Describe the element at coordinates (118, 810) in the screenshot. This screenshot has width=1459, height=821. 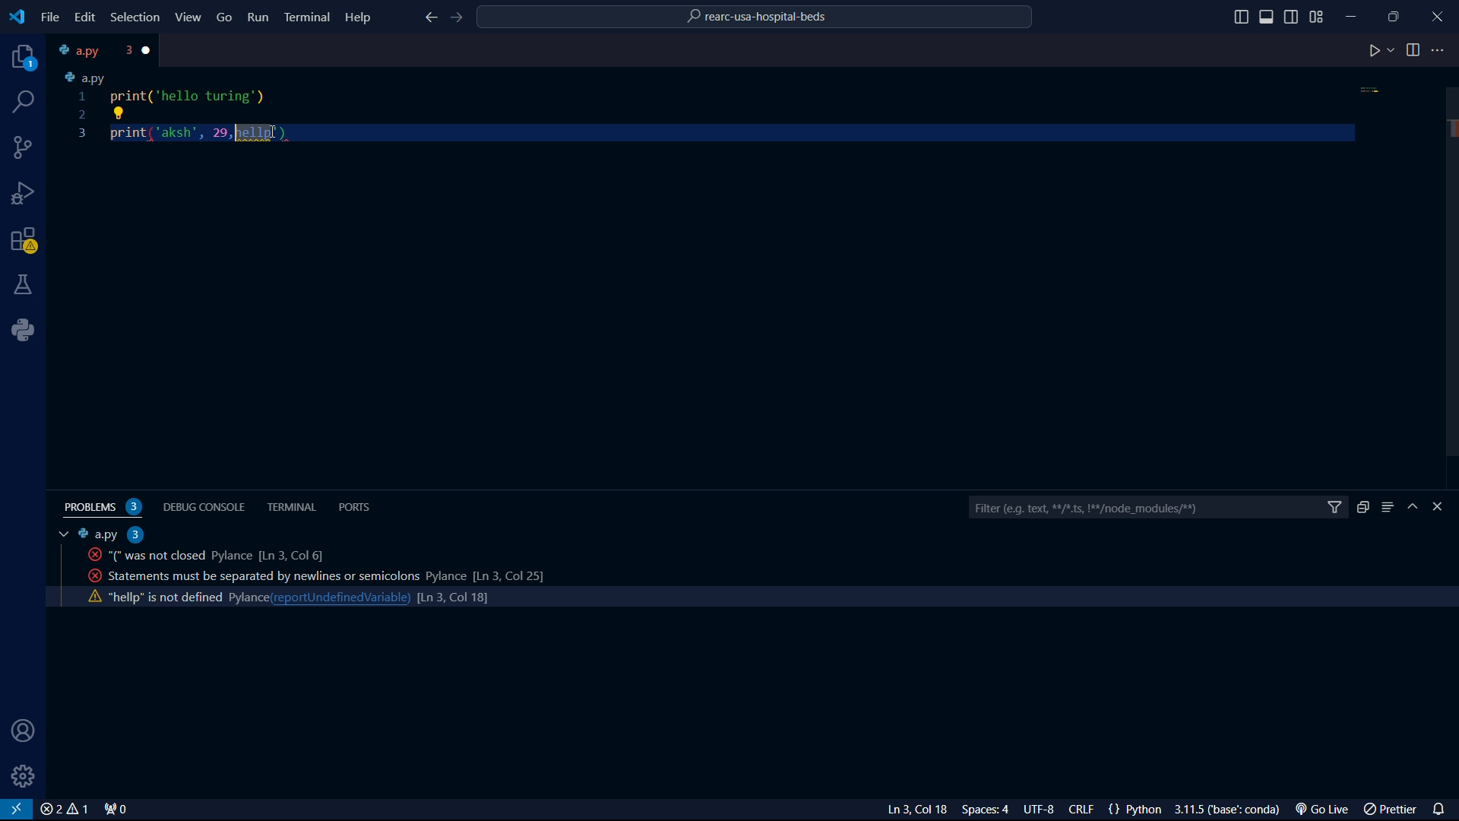
I see `connect 0` at that location.